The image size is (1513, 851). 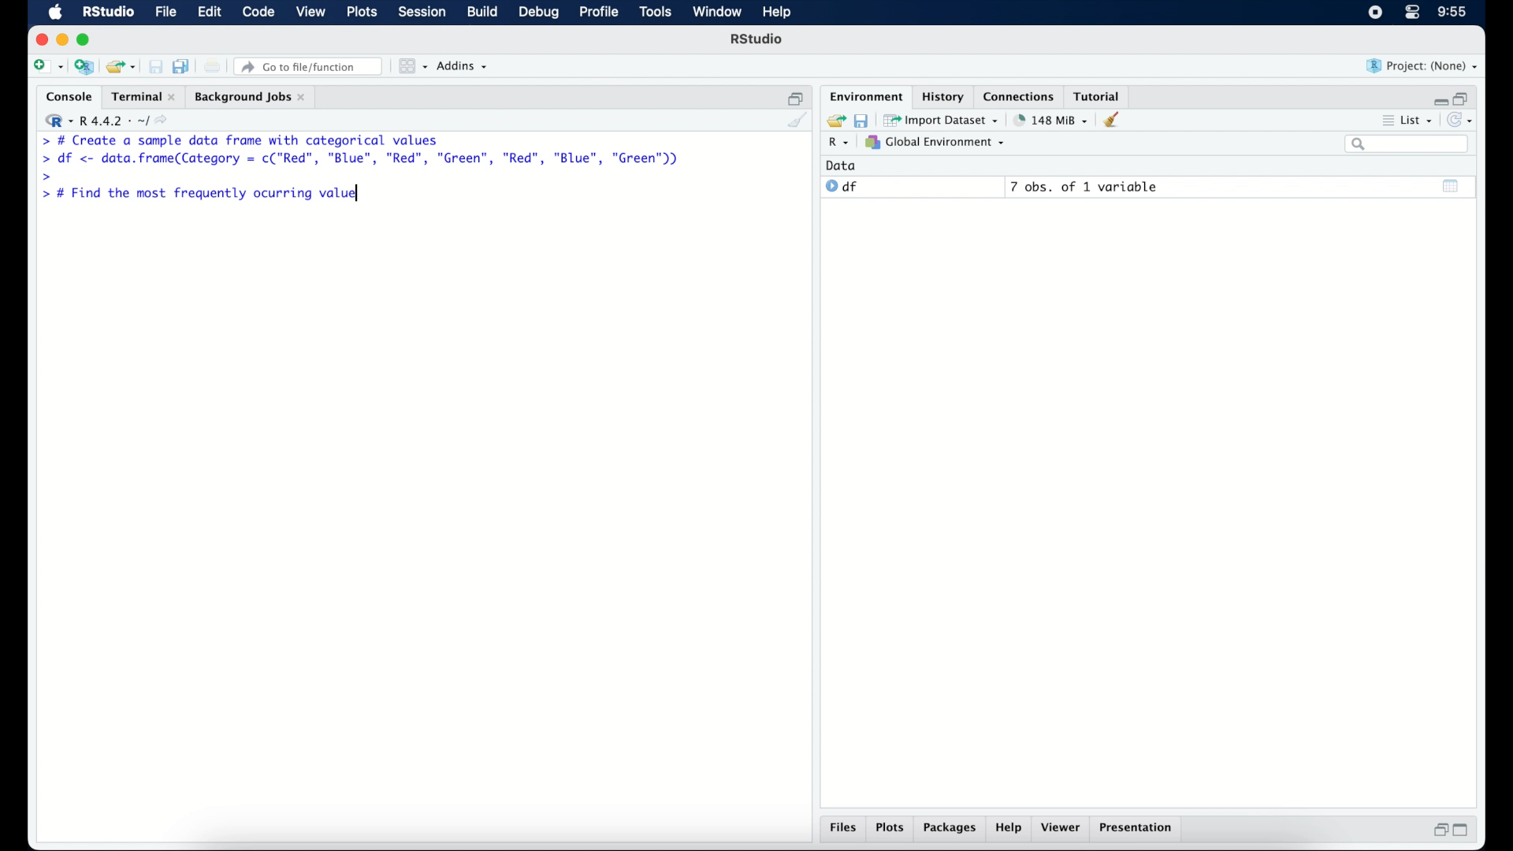 I want to click on maximize, so click(x=1463, y=832).